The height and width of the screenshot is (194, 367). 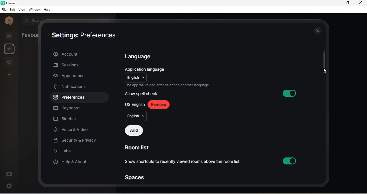 What do you see at coordinates (8, 21) in the screenshot?
I see `profile photo` at bounding box center [8, 21].